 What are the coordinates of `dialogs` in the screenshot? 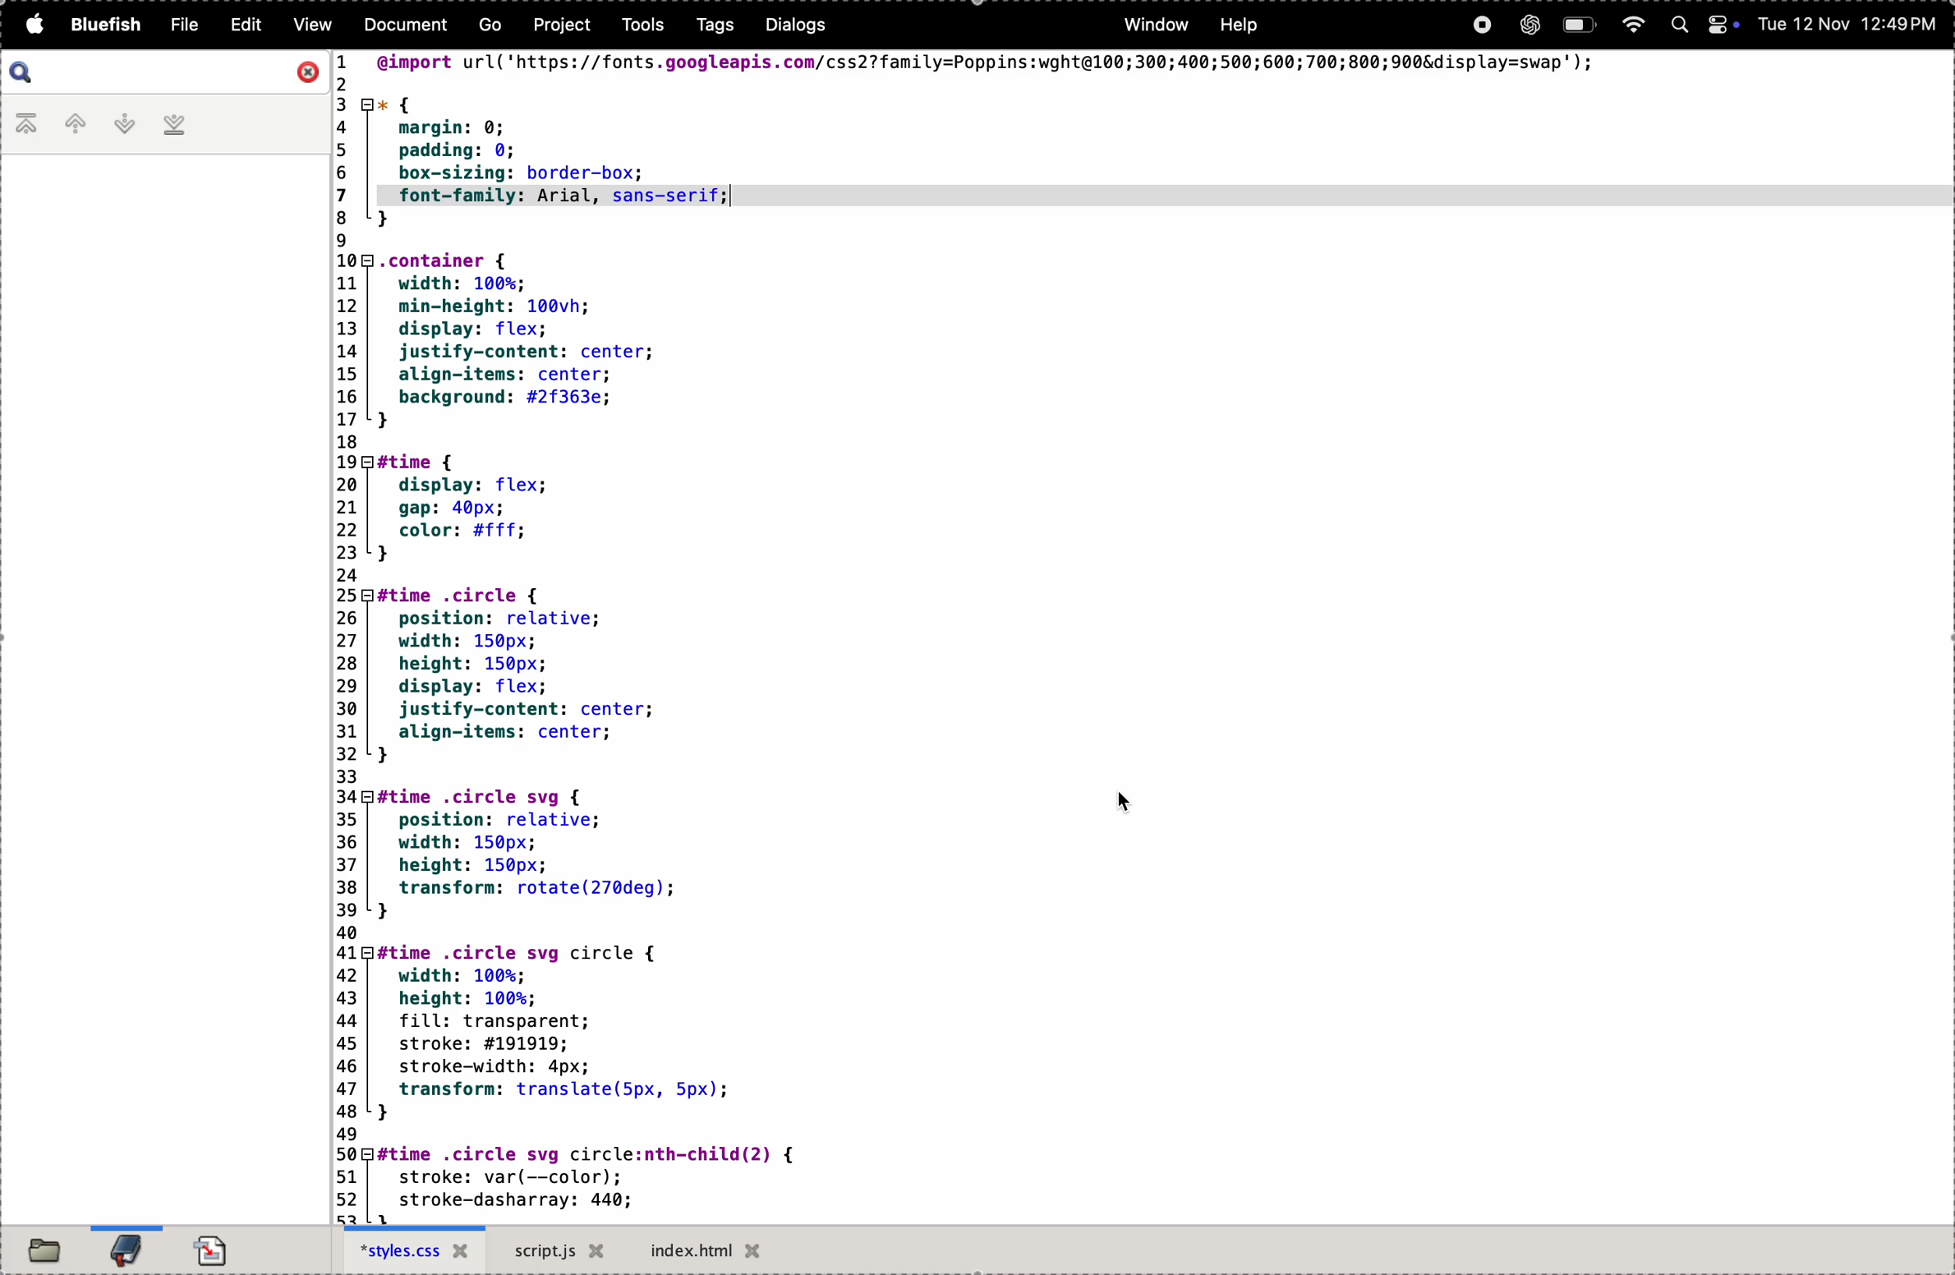 It's located at (792, 25).